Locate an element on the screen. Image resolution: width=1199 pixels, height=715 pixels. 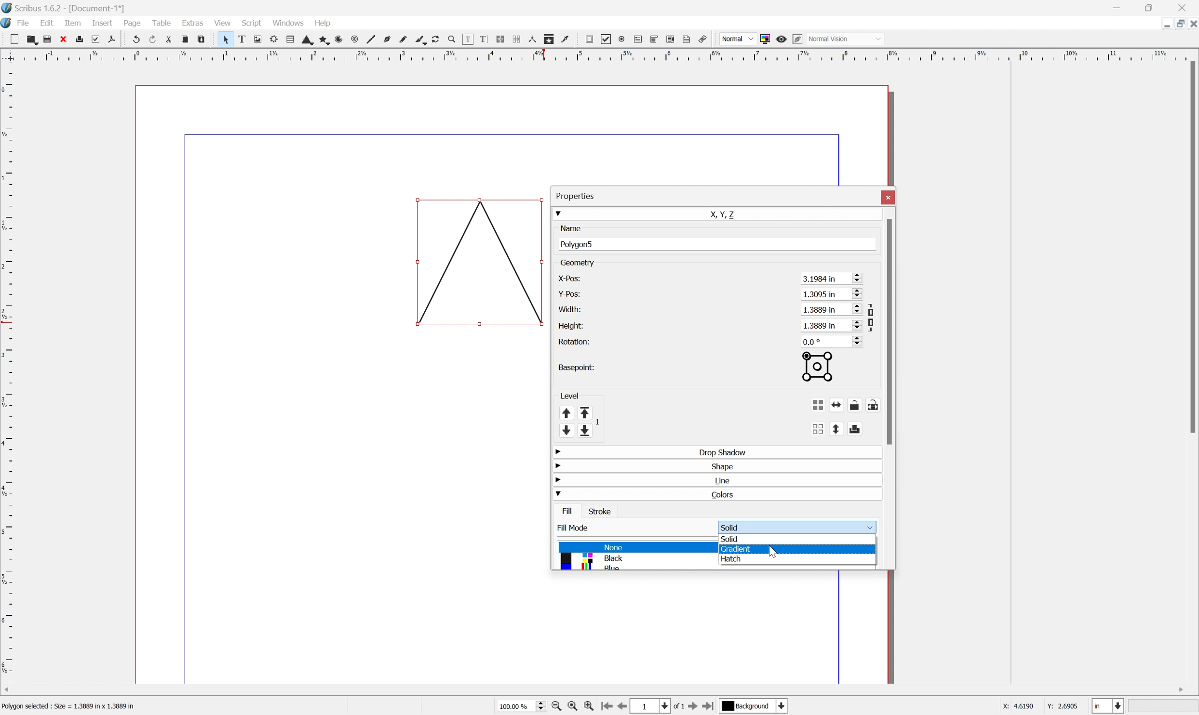
Drop Down is located at coordinates (559, 452).